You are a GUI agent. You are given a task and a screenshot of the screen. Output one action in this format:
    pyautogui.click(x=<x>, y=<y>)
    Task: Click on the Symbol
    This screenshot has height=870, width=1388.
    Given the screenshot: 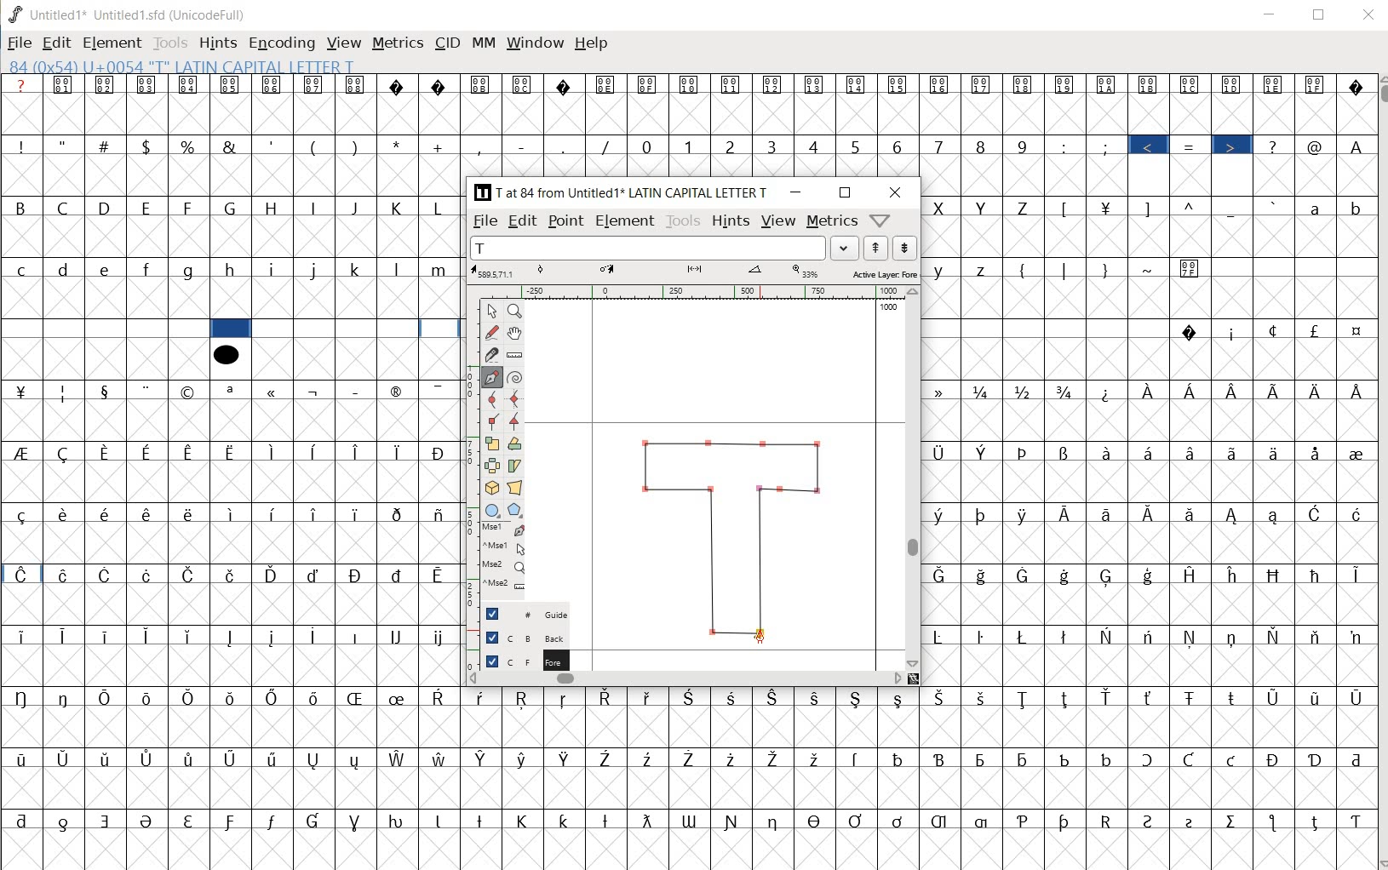 What is the action you would take?
    pyautogui.click(x=1024, y=452)
    